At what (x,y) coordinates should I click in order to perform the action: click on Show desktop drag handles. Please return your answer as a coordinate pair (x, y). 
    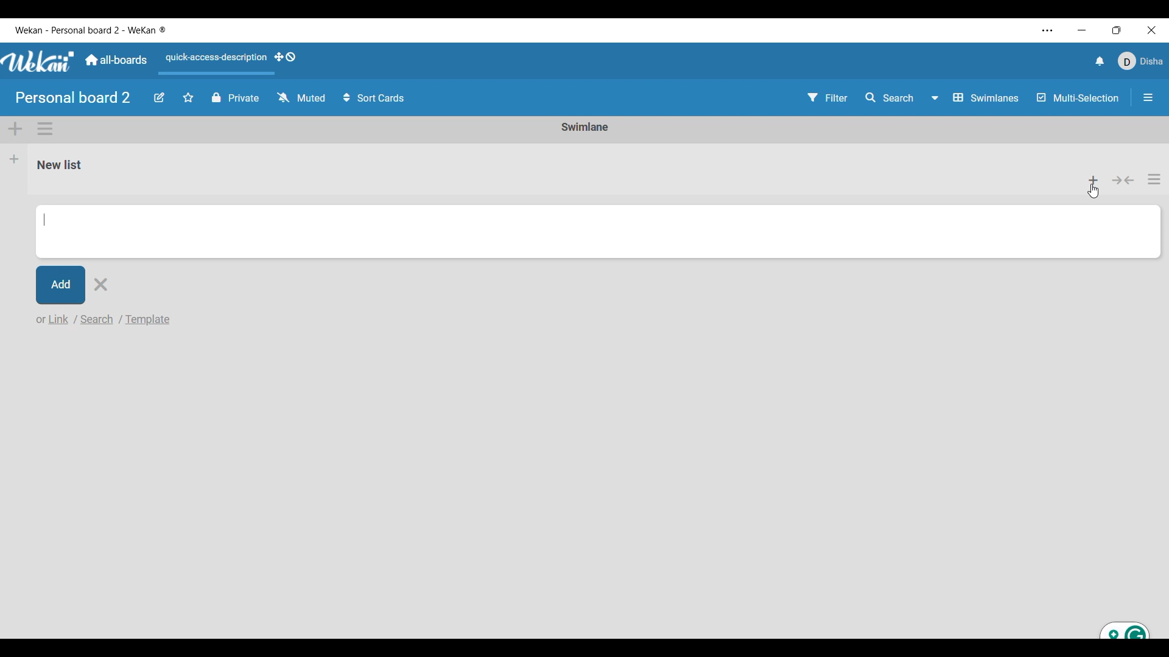
    Looking at the image, I should click on (286, 57).